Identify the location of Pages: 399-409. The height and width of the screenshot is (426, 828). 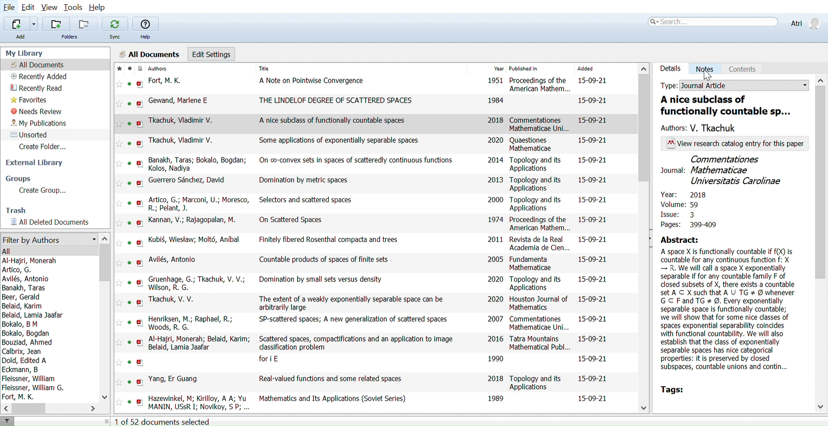
(690, 226).